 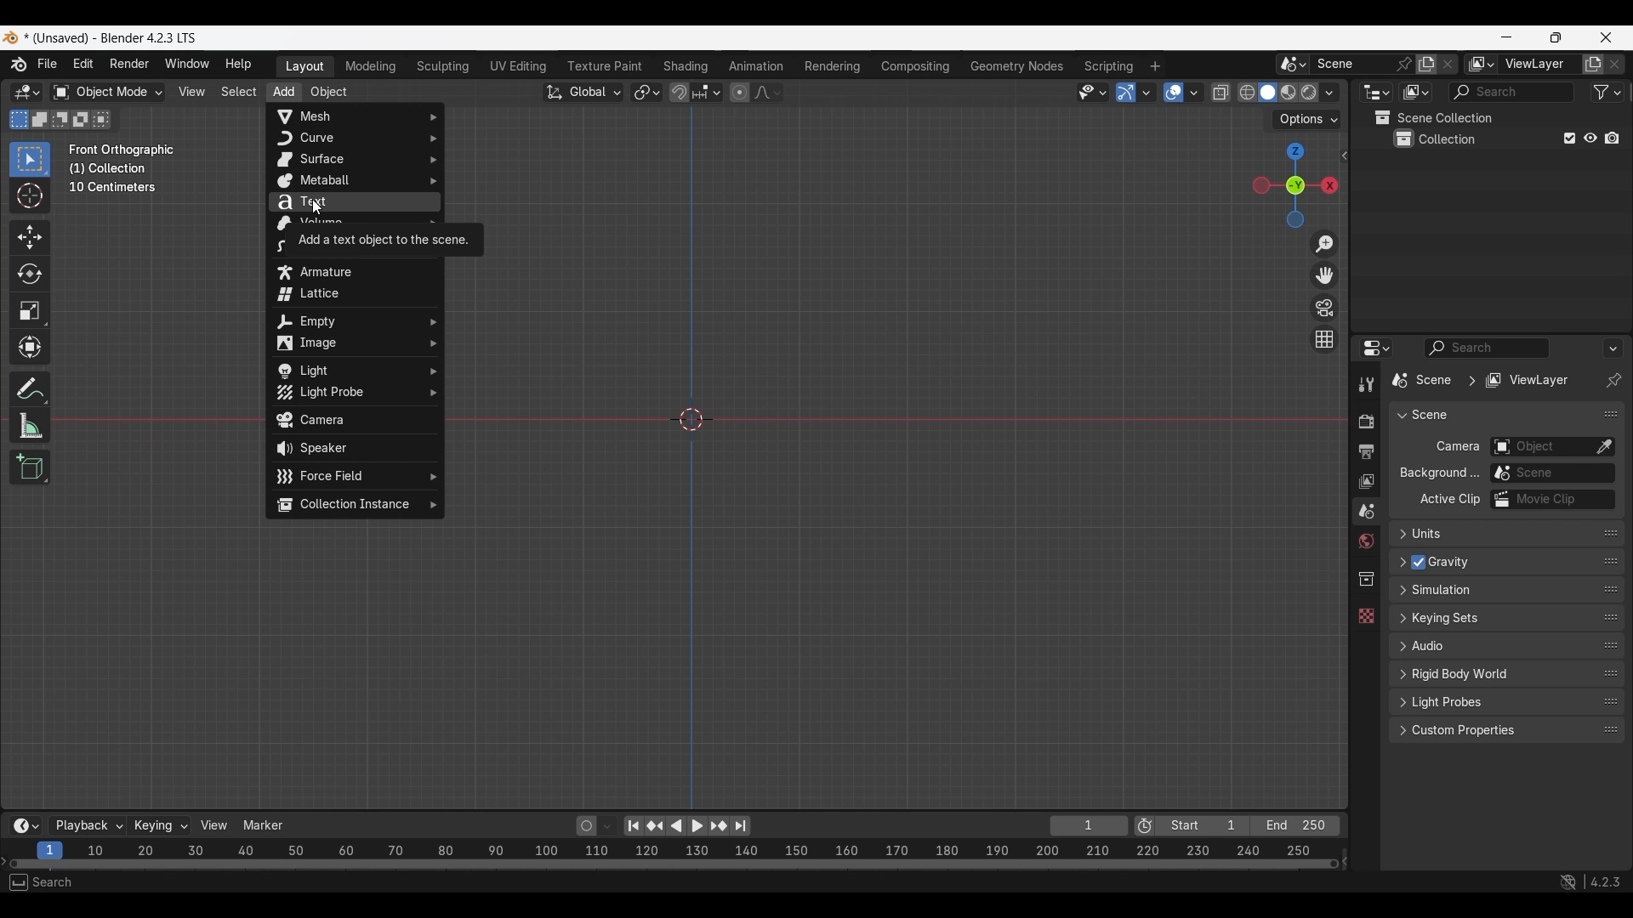 I want to click on Auto keying , so click(x=587, y=826).